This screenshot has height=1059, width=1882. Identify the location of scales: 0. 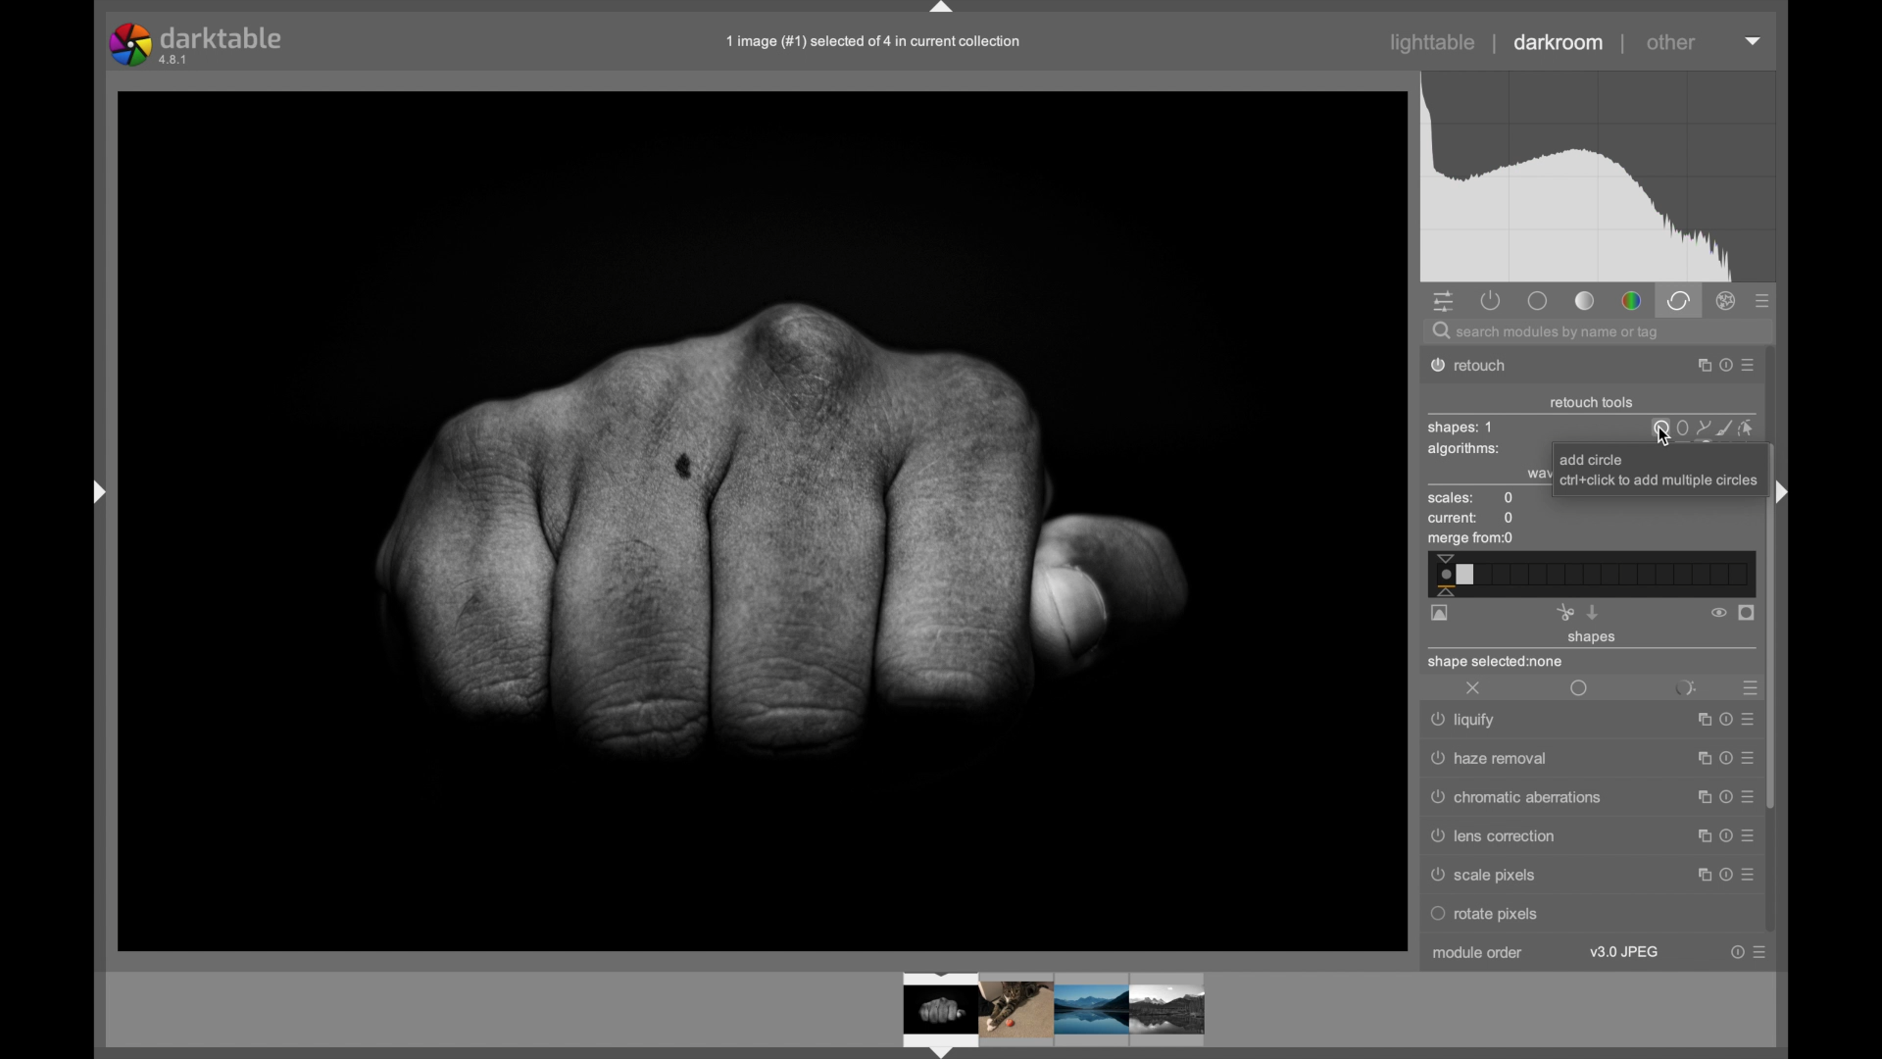
(1471, 499).